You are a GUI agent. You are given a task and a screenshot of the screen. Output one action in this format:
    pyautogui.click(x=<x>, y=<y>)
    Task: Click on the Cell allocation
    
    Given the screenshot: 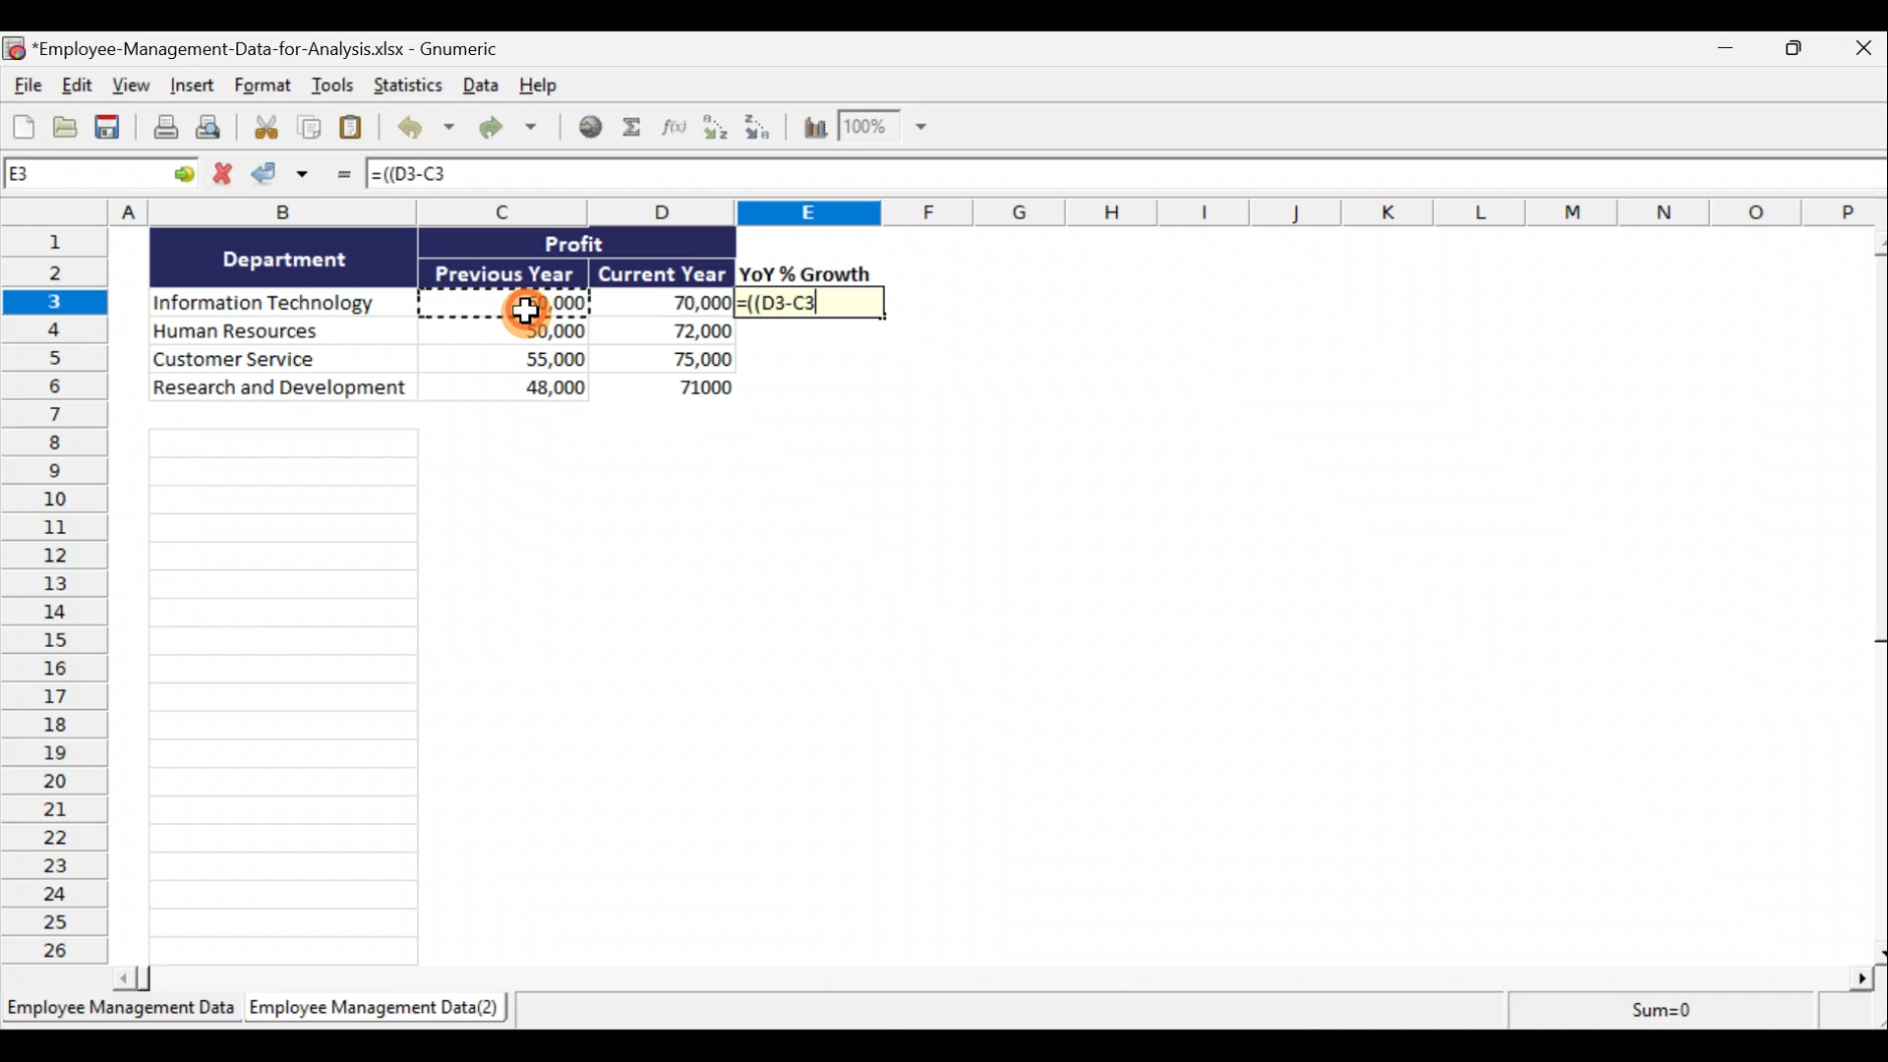 What is the action you would take?
    pyautogui.click(x=102, y=177)
    